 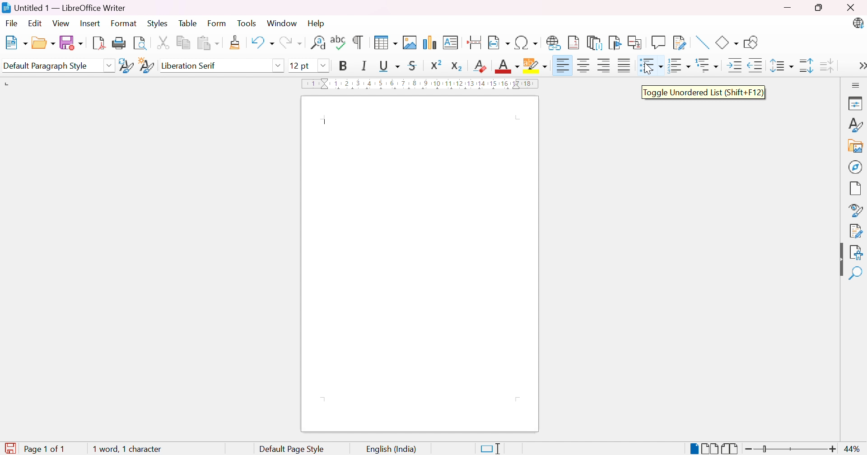 What do you see at coordinates (857, 104) in the screenshot?
I see `Properties` at bounding box center [857, 104].